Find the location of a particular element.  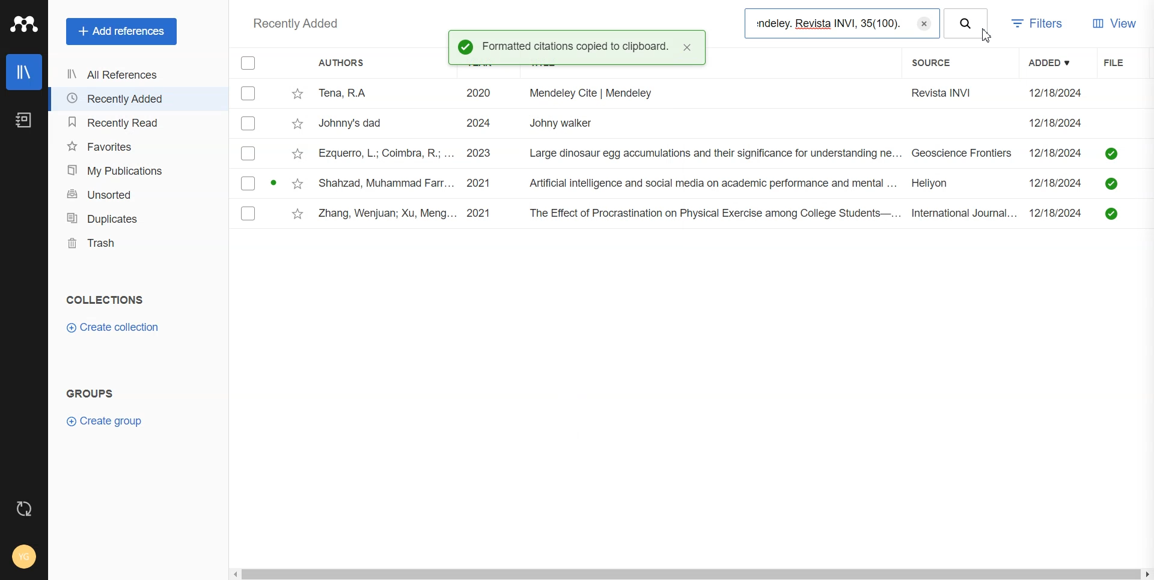

Formatted citations copied to clipboard. is located at coordinates (576, 47).